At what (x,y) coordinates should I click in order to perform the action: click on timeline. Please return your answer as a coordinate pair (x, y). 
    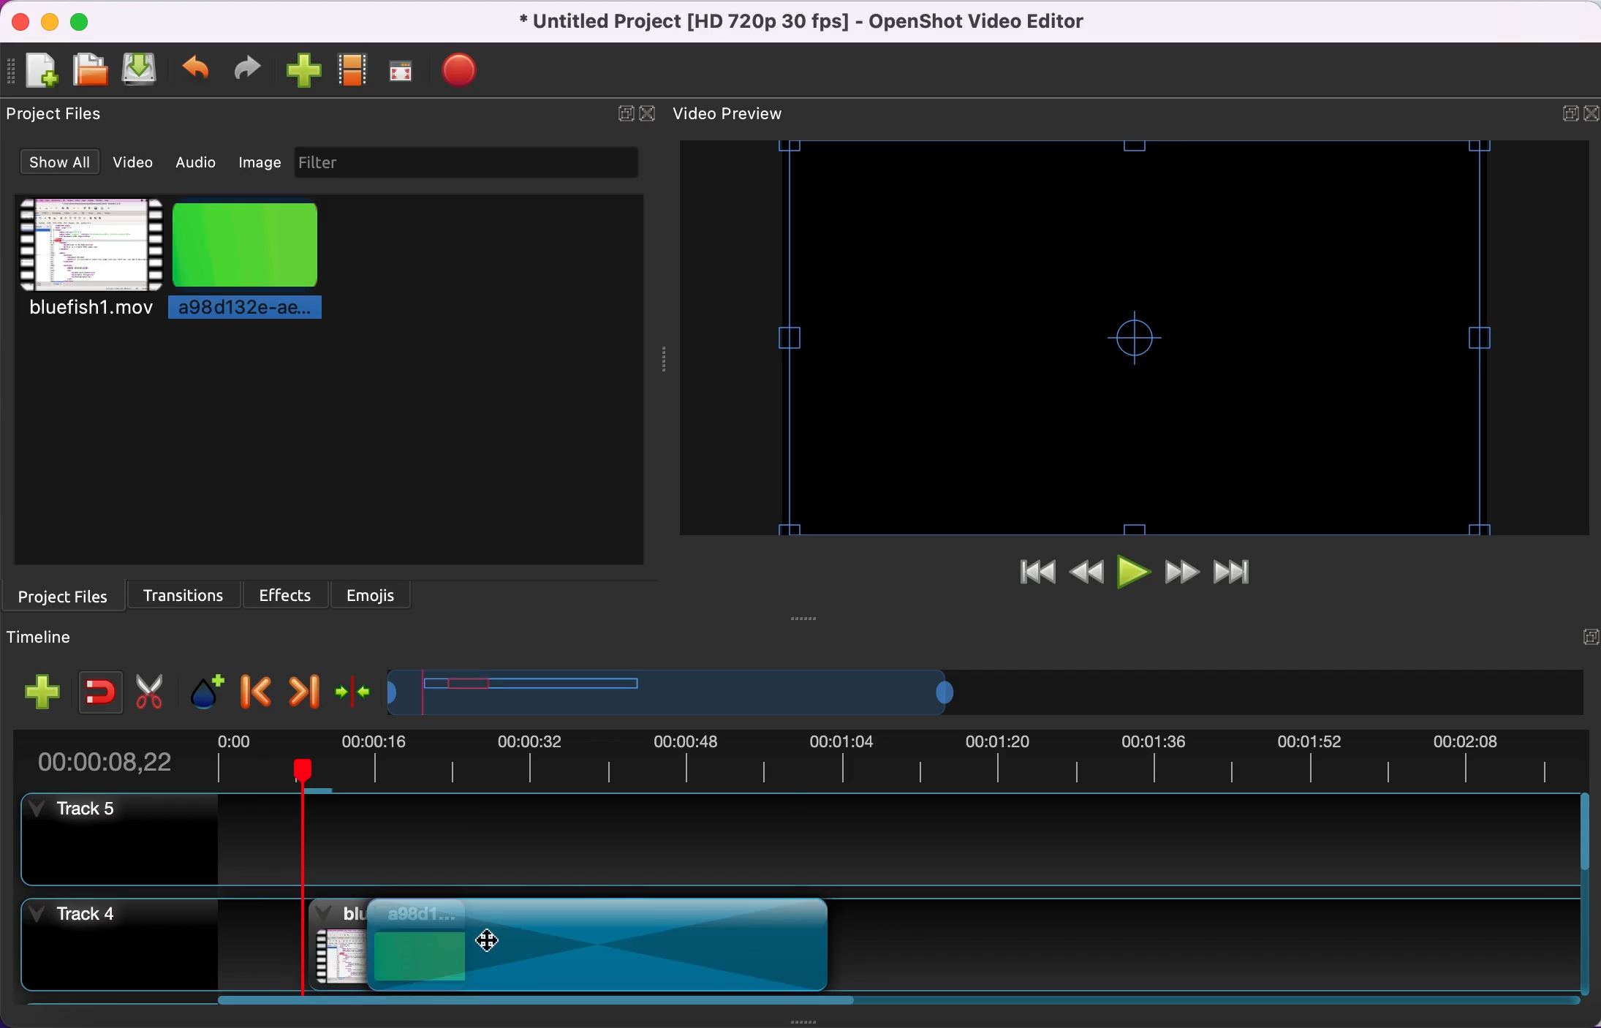
    Looking at the image, I should click on (54, 640).